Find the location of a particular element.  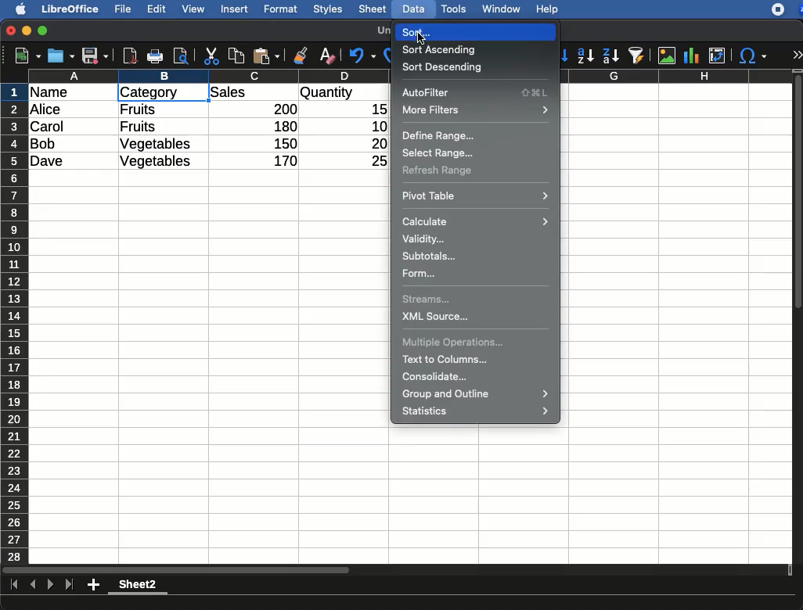

new is located at coordinates (24, 55).